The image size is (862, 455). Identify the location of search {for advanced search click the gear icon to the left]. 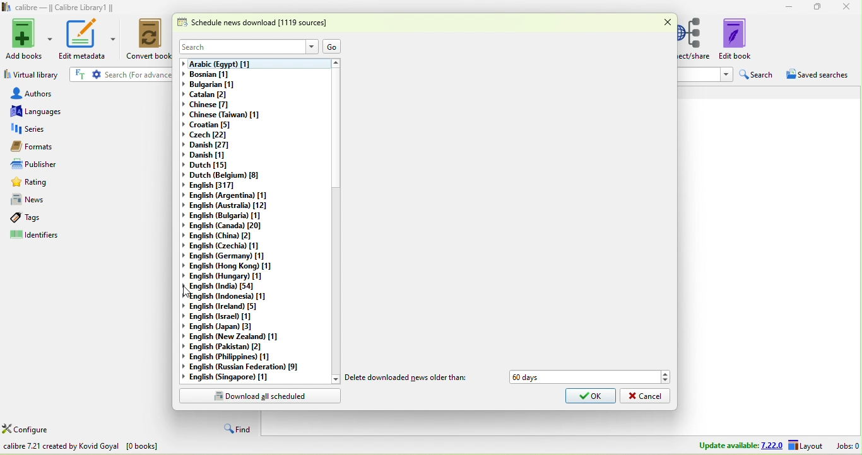
(125, 74).